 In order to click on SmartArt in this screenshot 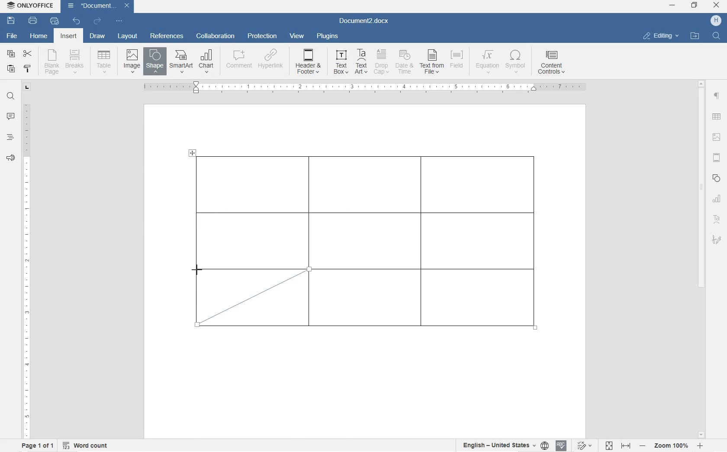, I will do `click(181, 61)`.